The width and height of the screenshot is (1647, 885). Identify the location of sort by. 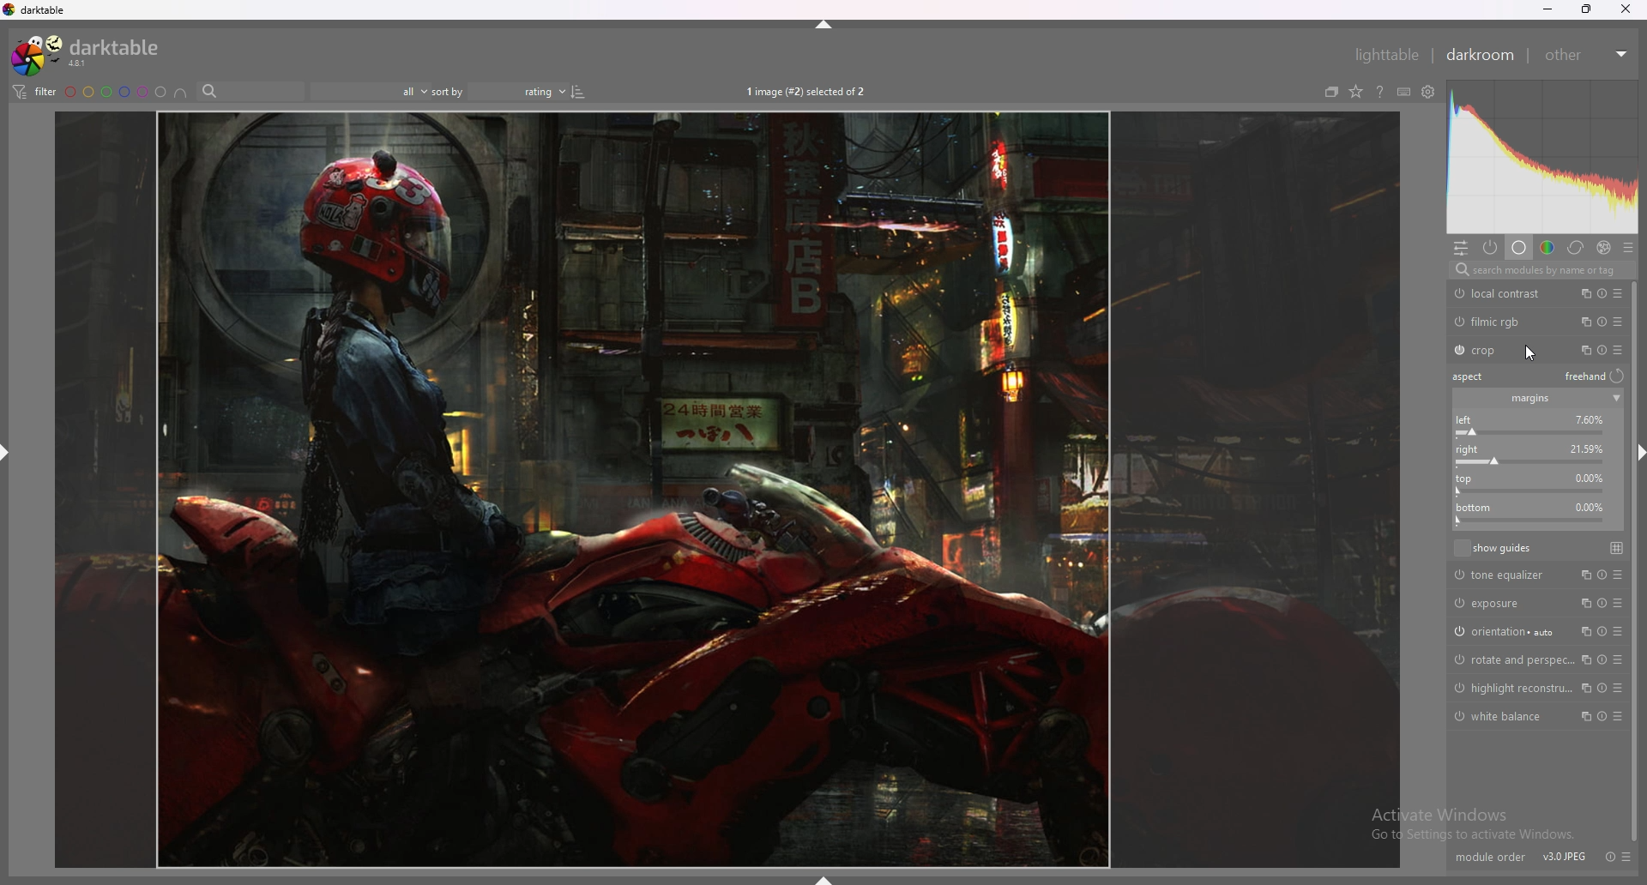
(449, 91).